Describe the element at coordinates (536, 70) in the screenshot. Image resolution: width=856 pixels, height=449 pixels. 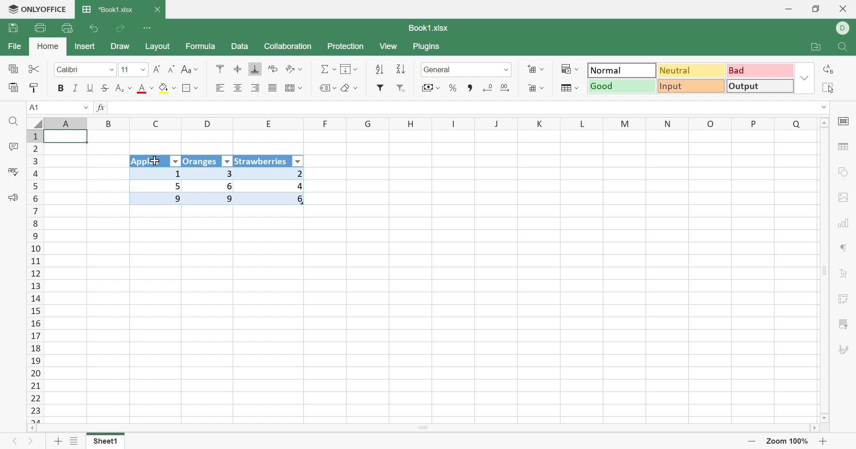
I see `Insert cells` at that location.